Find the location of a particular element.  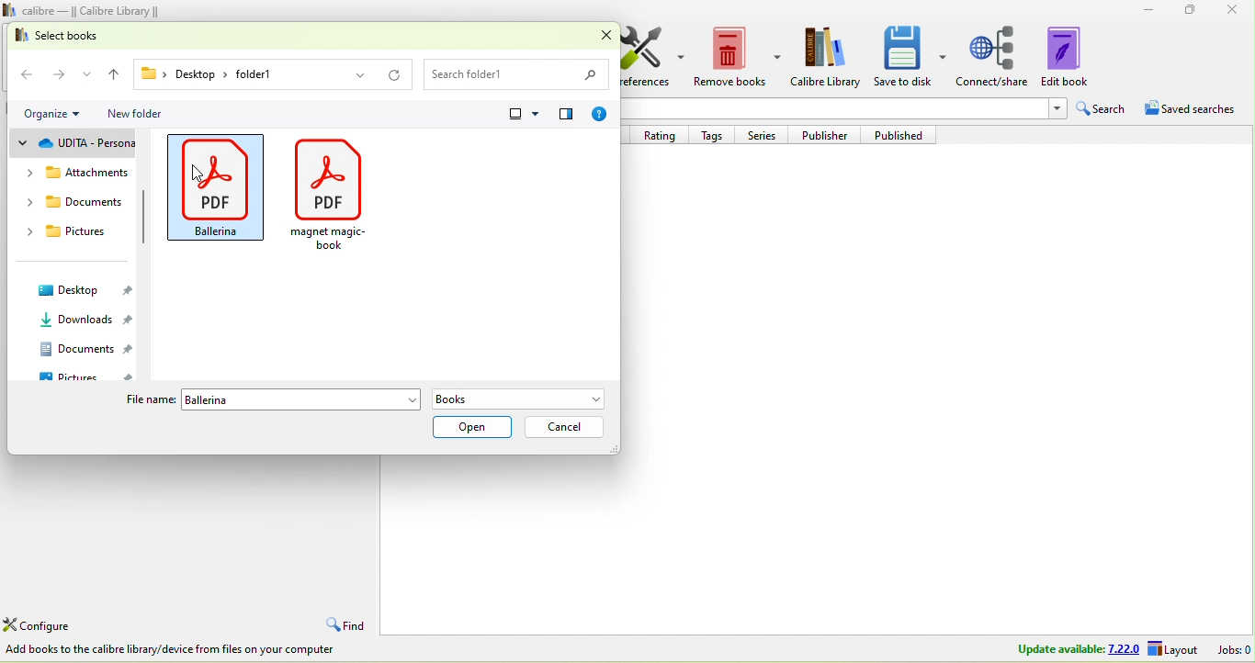

update available 7.22.0 is located at coordinates (1076, 649).